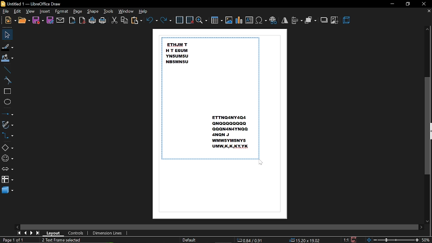 The width and height of the screenshot is (432, 243). Describe the element at coordinates (6, 11) in the screenshot. I see `file` at that location.